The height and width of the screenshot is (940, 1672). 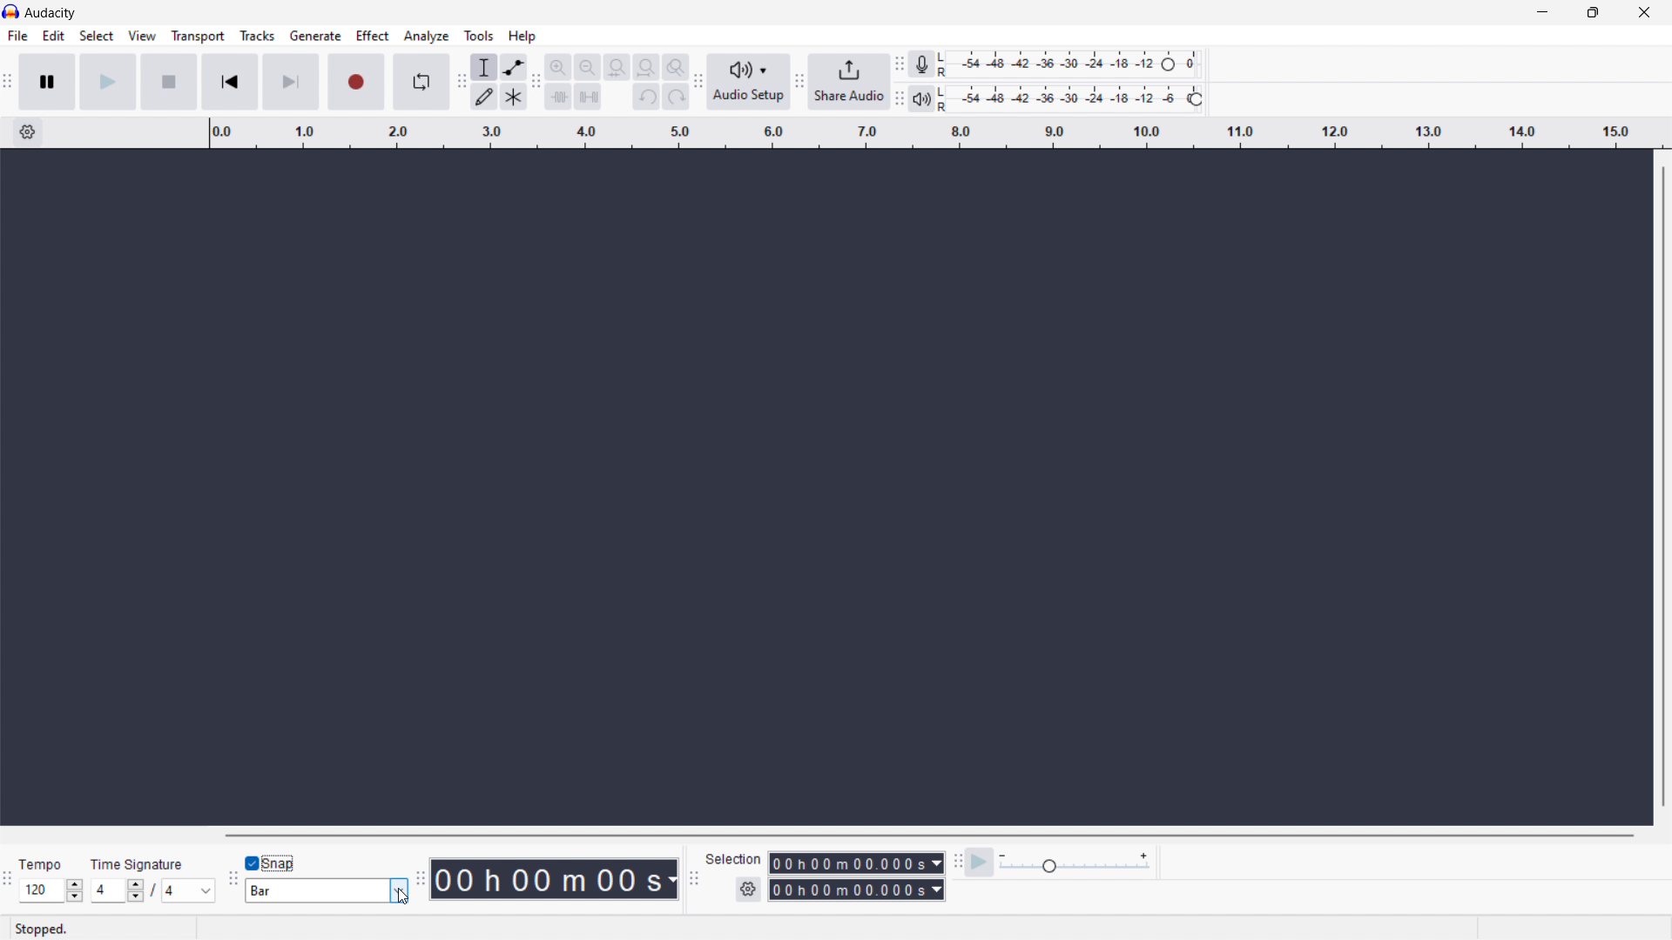 What do you see at coordinates (856, 890) in the screenshot?
I see `selection end time` at bounding box center [856, 890].